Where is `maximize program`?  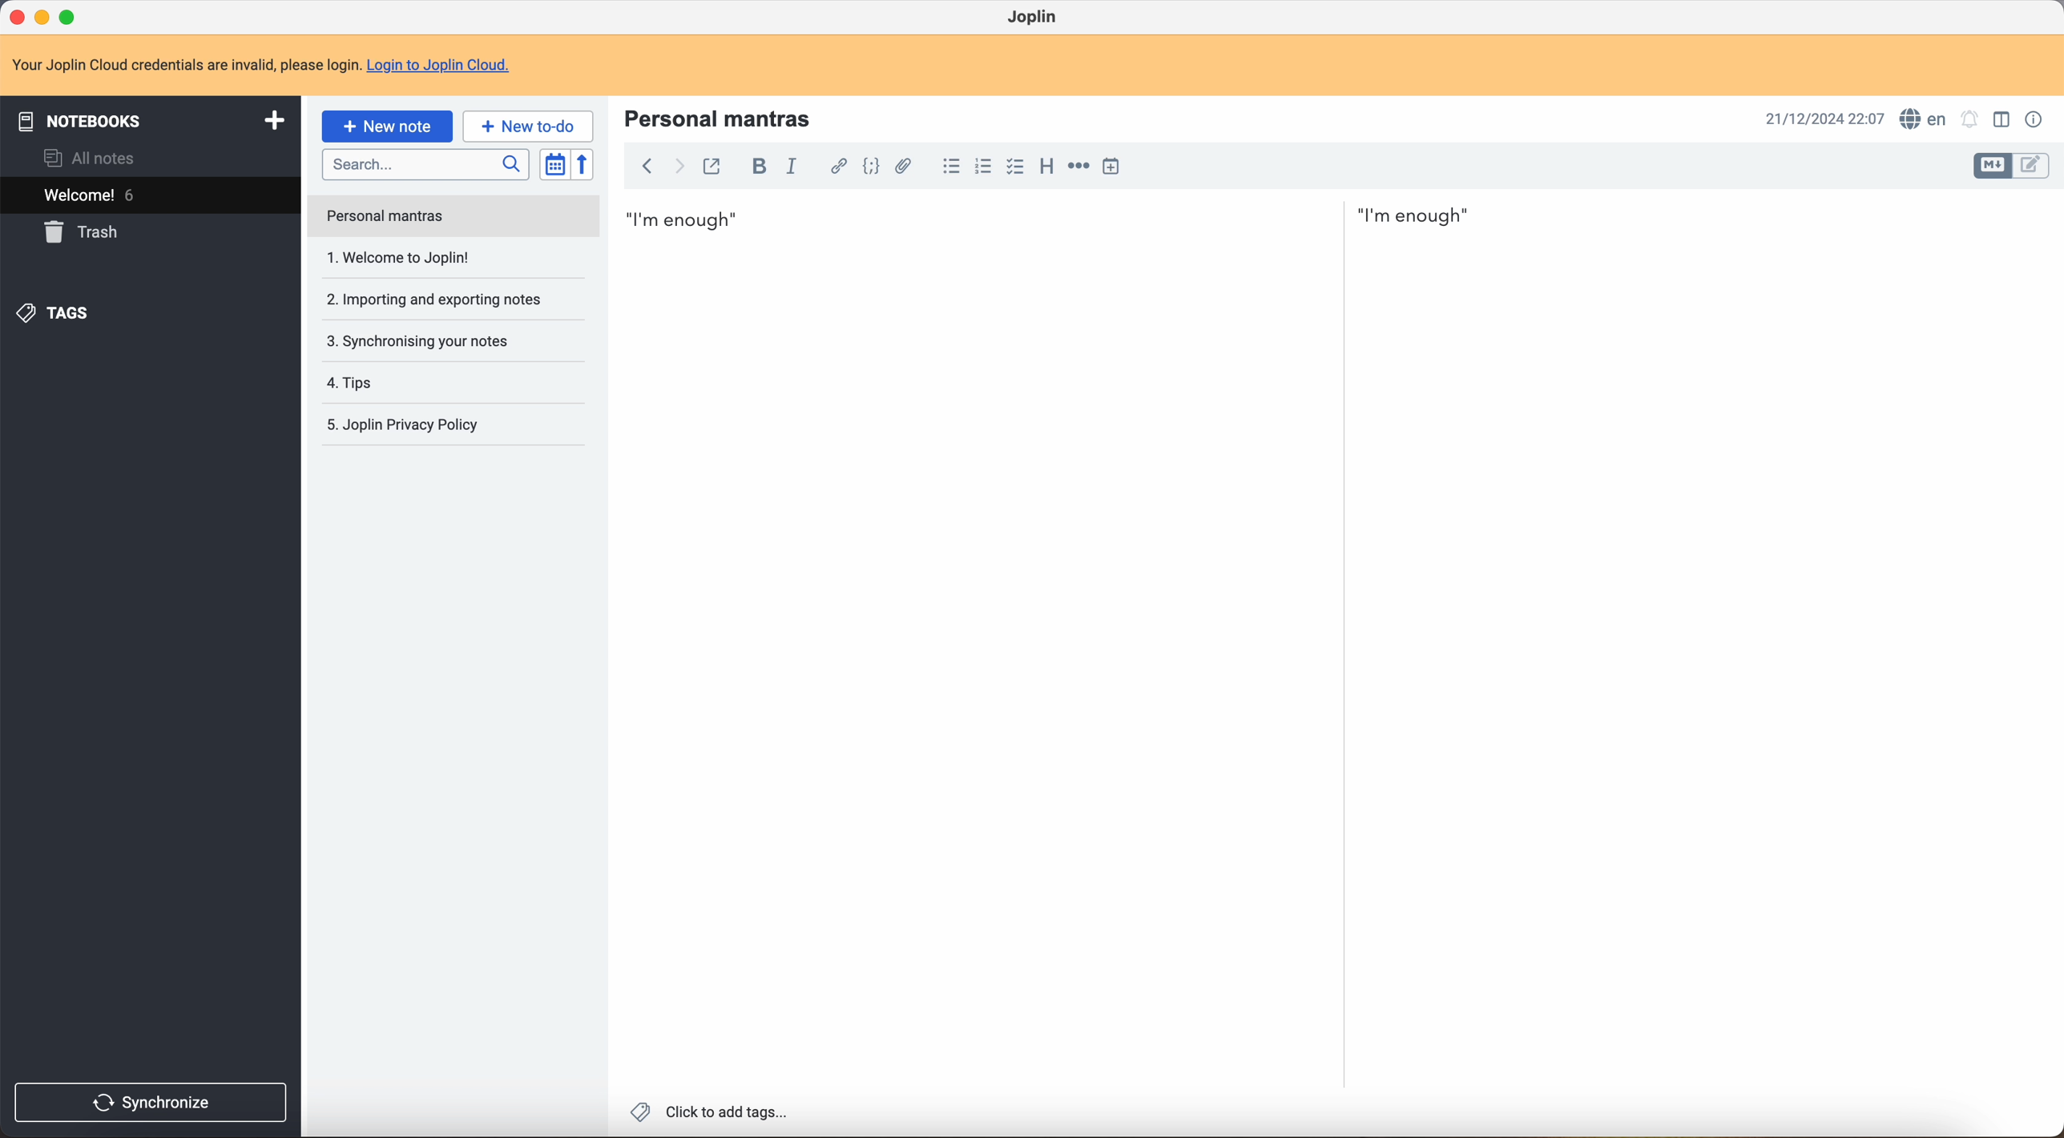 maximize program is located at coordinates (71, 16).